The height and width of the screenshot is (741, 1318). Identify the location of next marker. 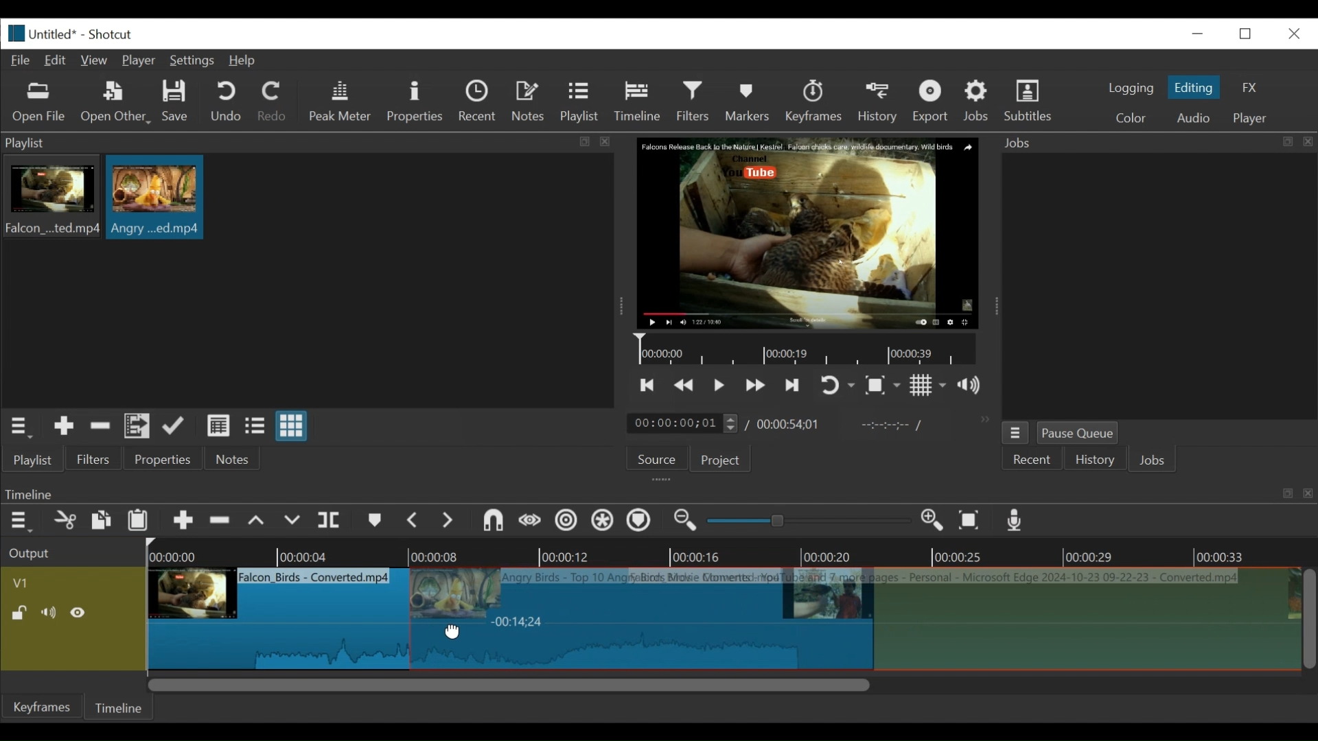
(450, 521).